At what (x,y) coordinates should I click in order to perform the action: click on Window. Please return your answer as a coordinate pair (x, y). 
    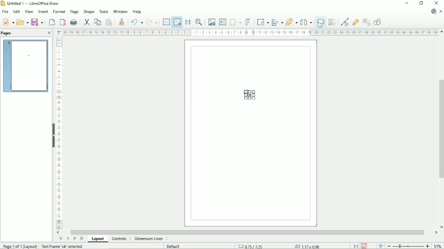
    Looking at the image, I should click on (120, 11).